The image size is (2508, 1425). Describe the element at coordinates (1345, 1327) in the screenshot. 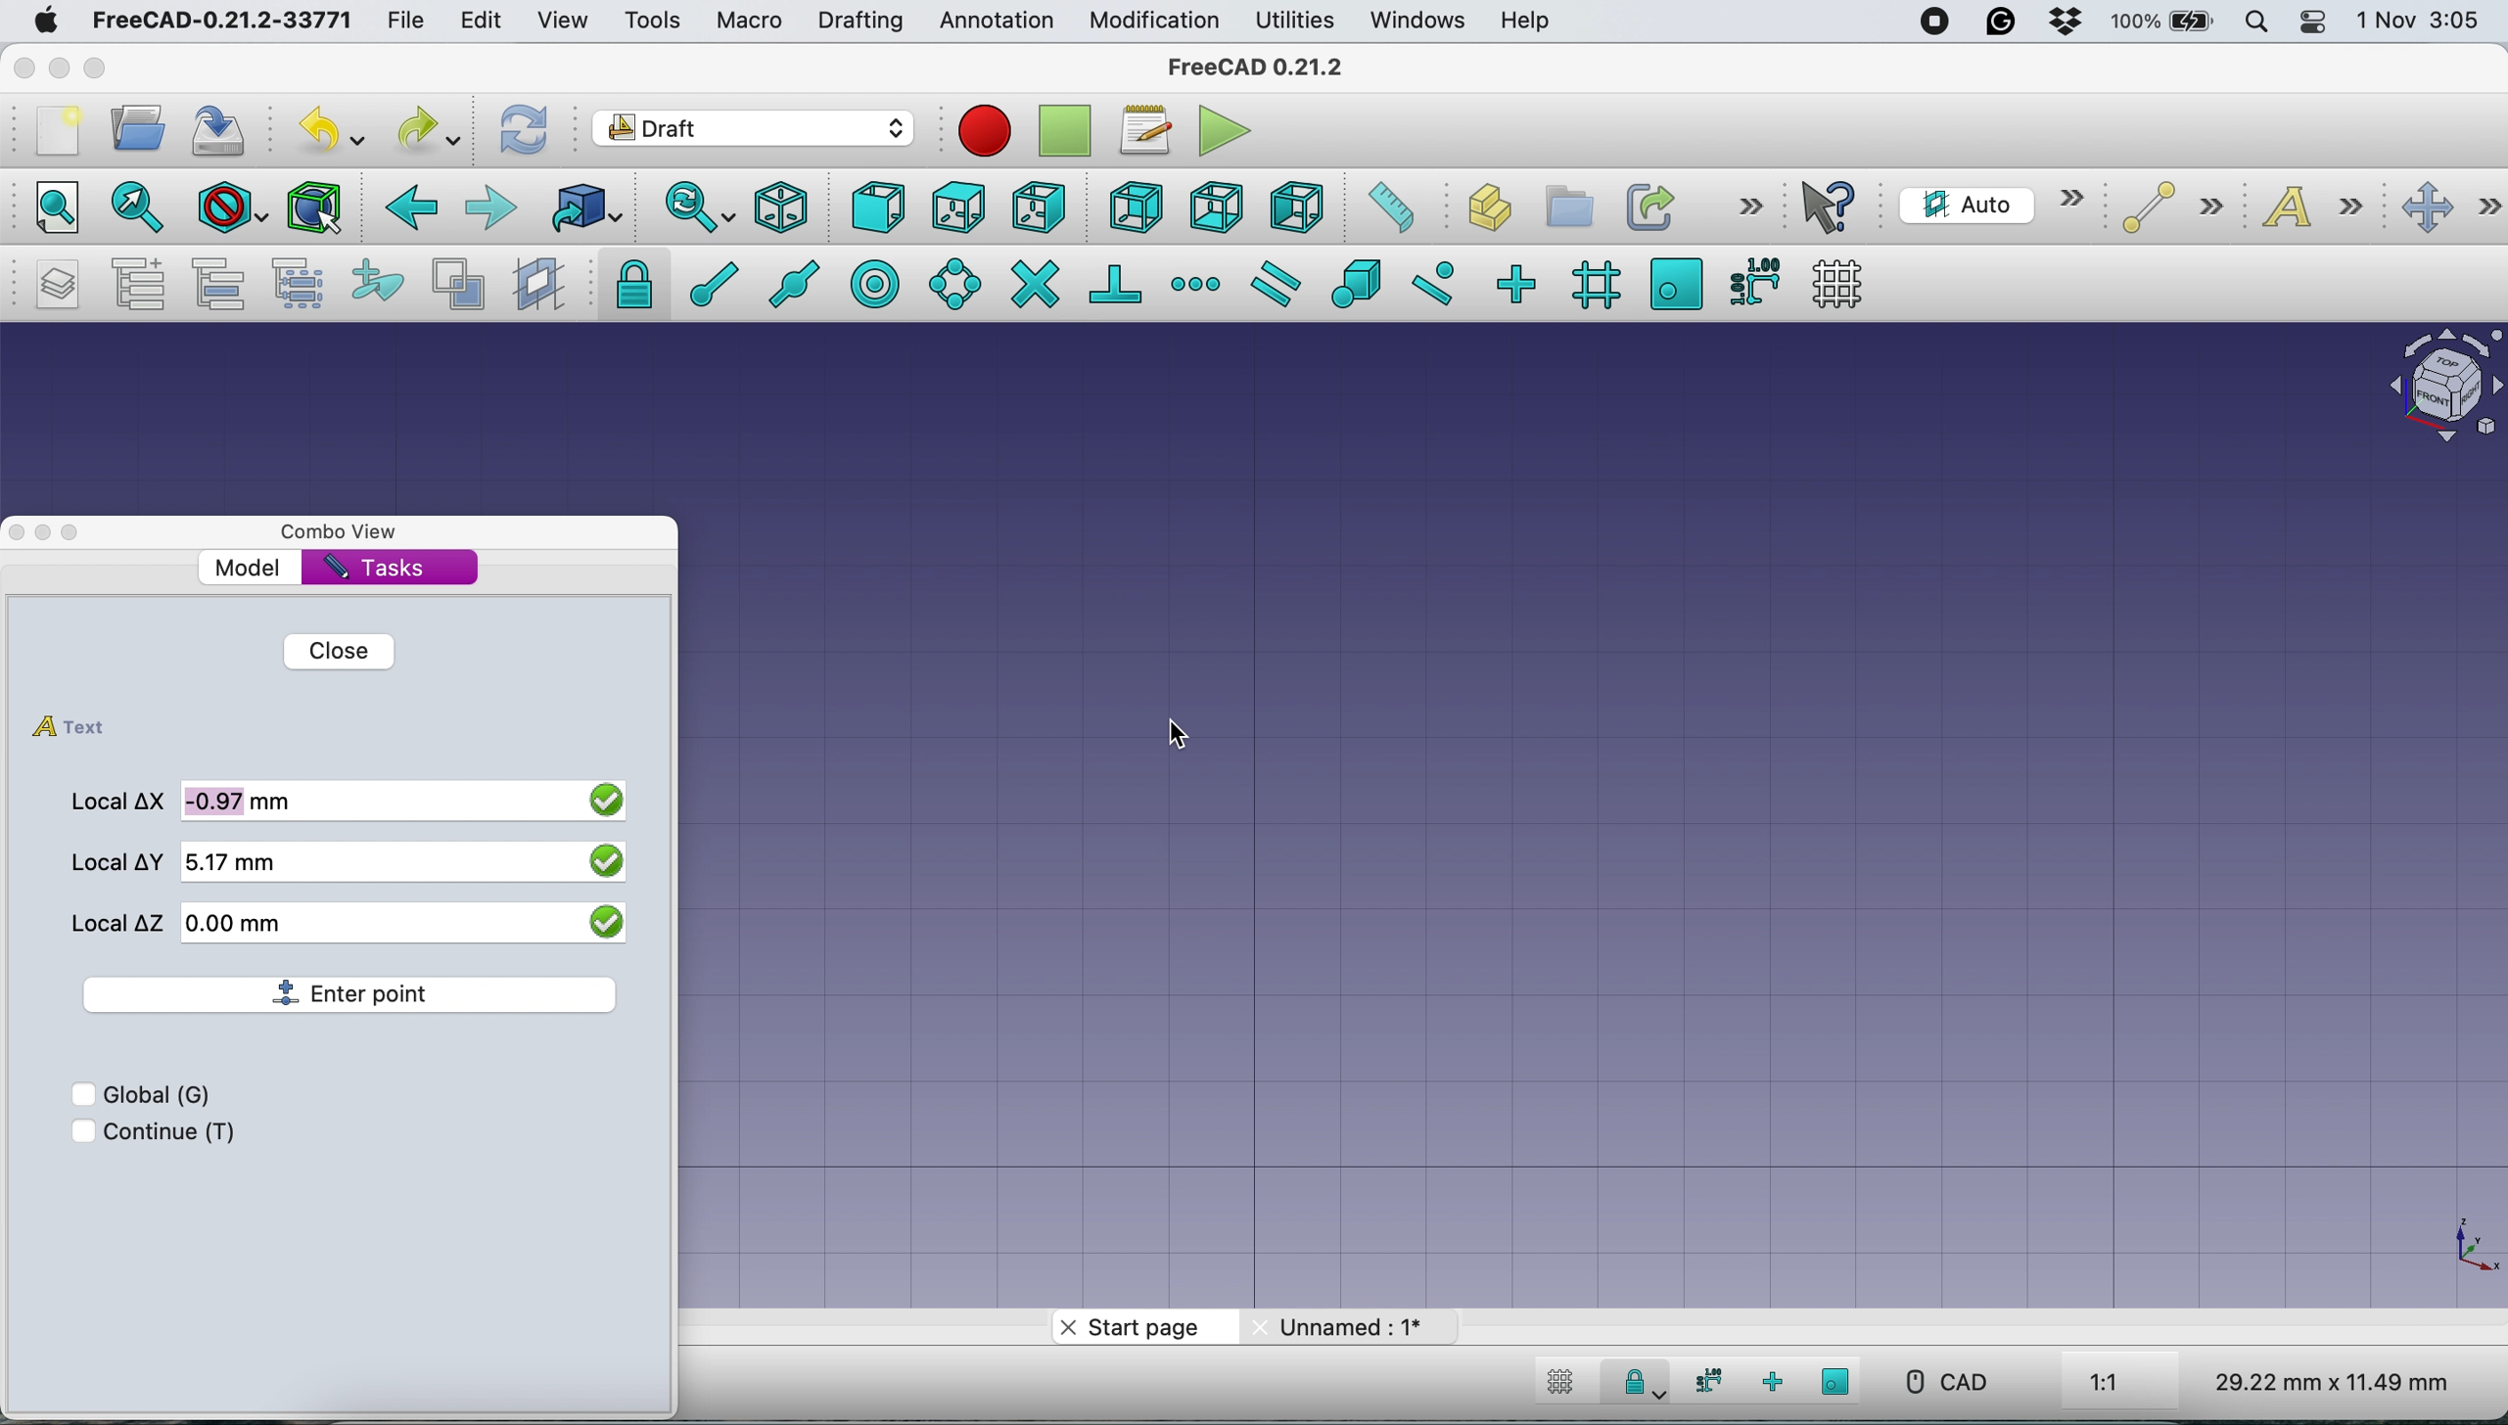

I see `unnamed` at that location.